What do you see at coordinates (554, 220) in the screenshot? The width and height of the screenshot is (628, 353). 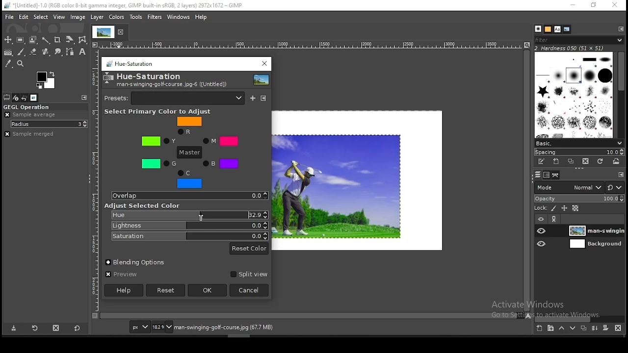 I see `link` at bounding box center [554, 220].